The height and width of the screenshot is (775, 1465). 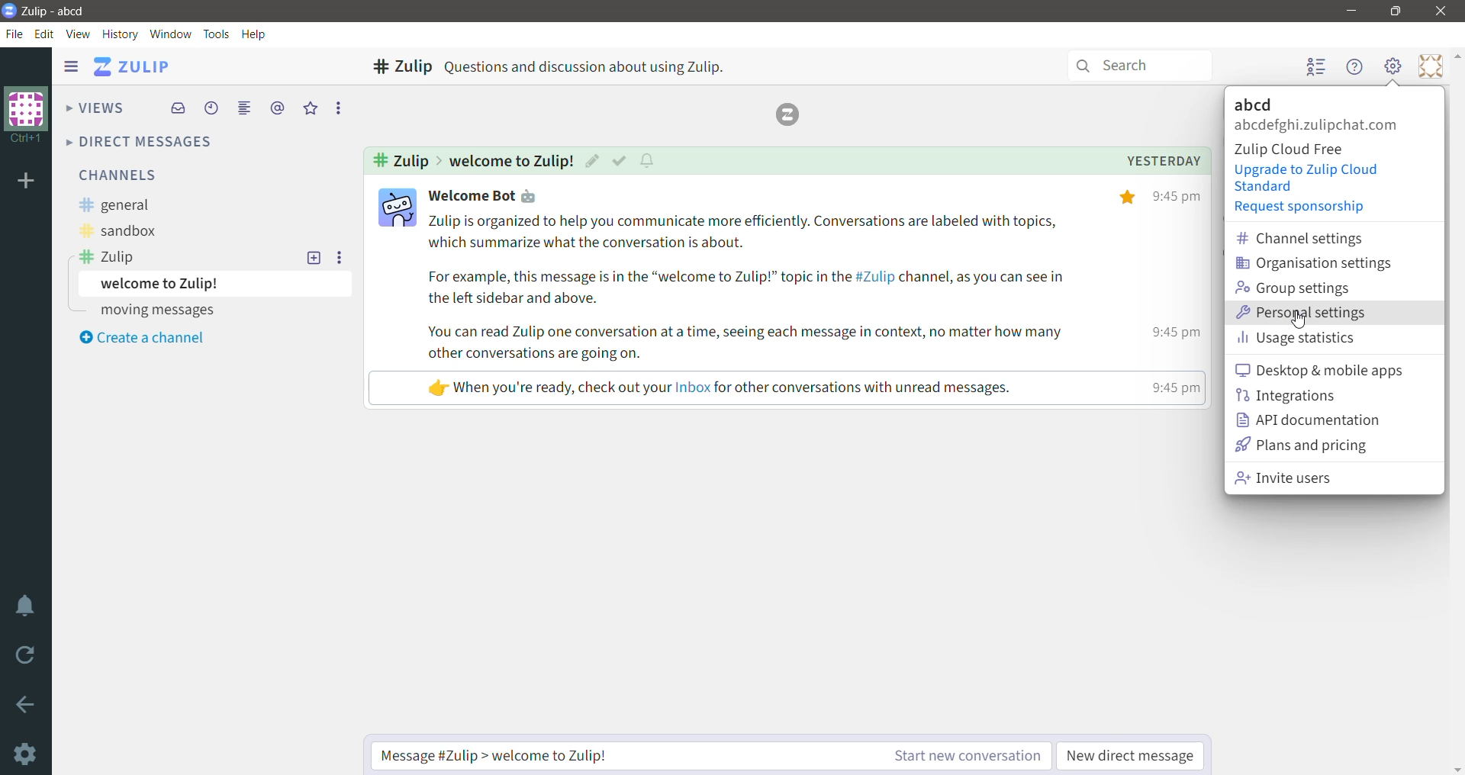 What do you see at coordinates (312, 108) in the screenshot?
I see `Starred messages` at bounding box center [312, 108].